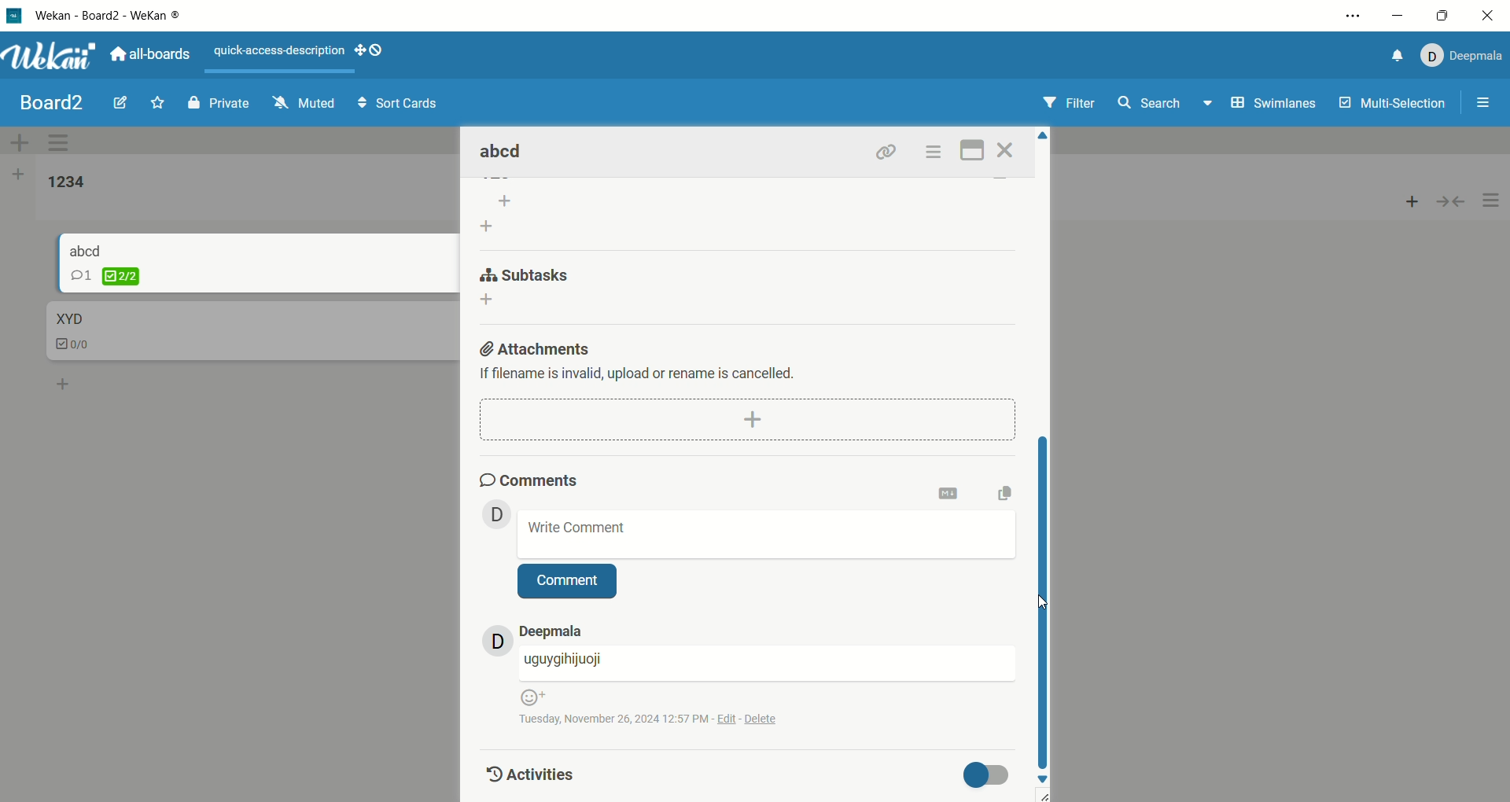  Describe the element at coordinates (551, 631) in the screenshot. I see `account` at that location.